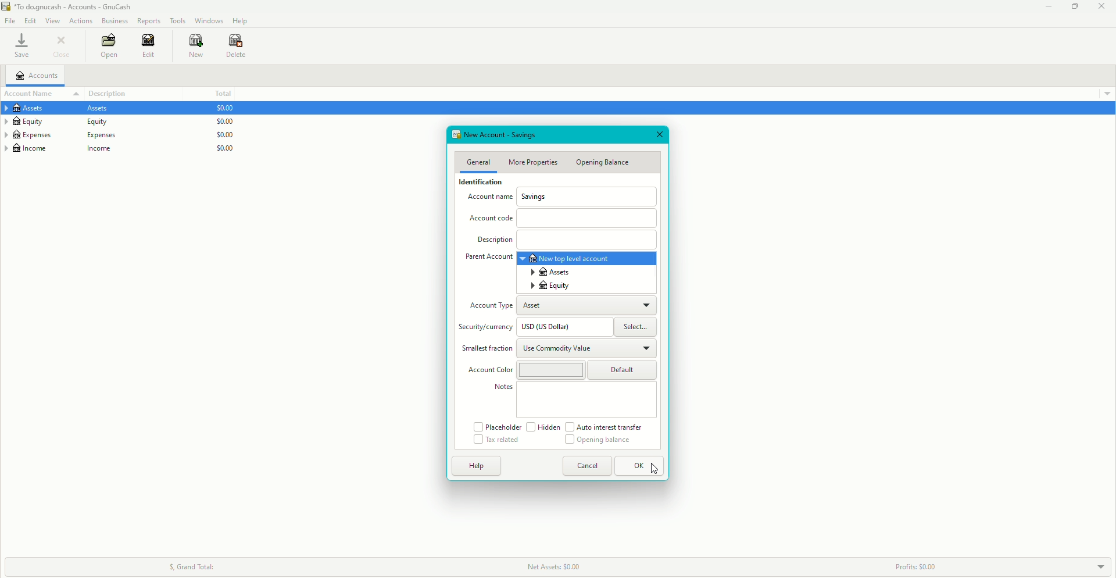  Describe the element at coordinates (568, 258) in the screenshot. I see `New top level account` at that location.